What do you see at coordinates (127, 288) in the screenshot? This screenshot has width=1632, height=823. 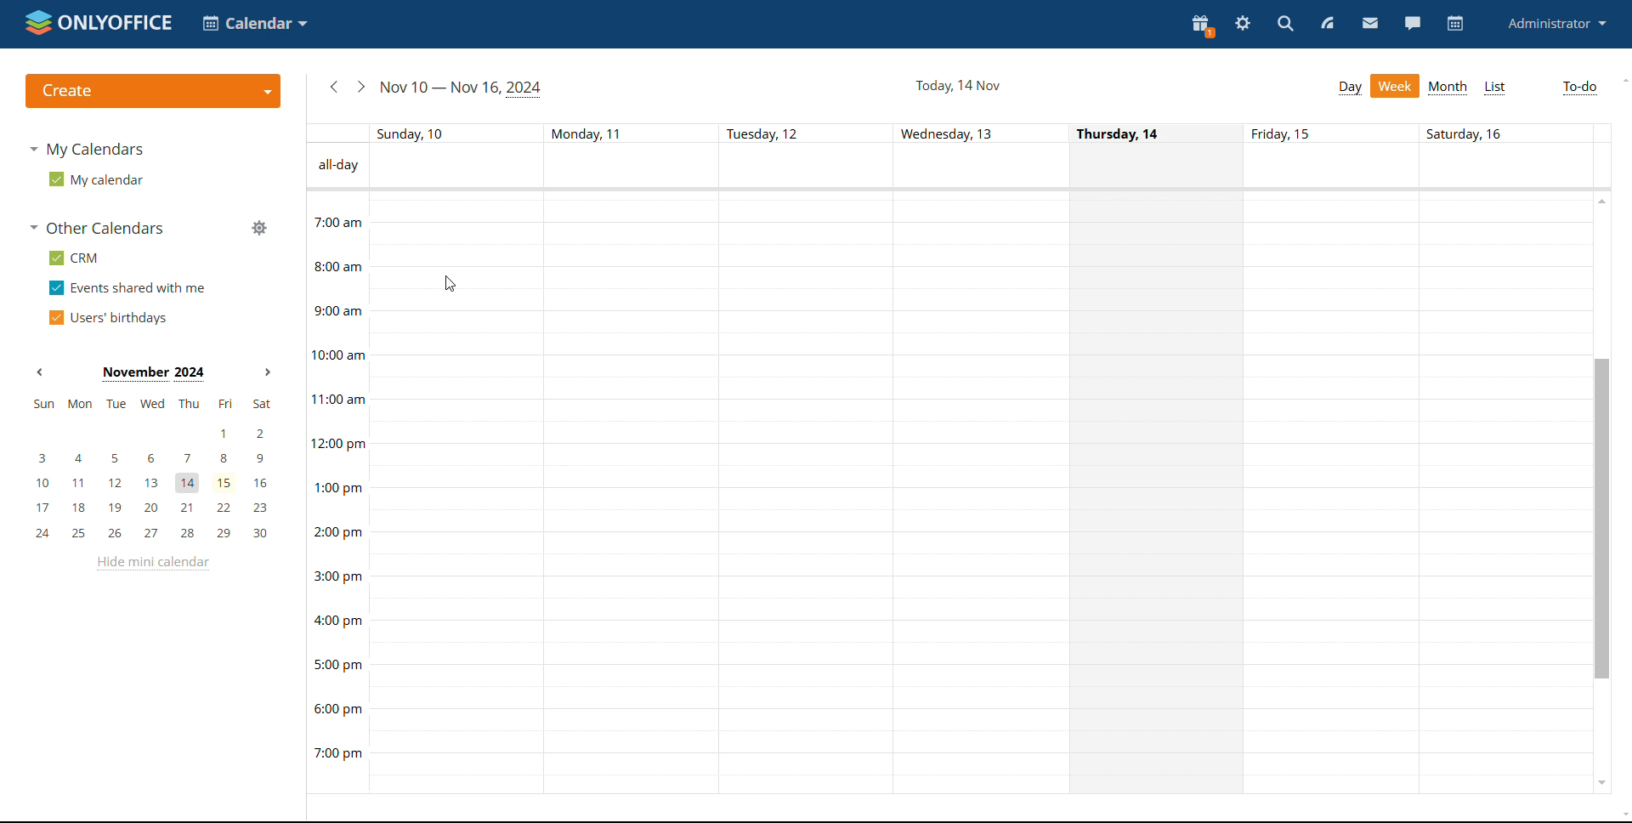 I see `events shared with me` at bounding box center [127, 288].